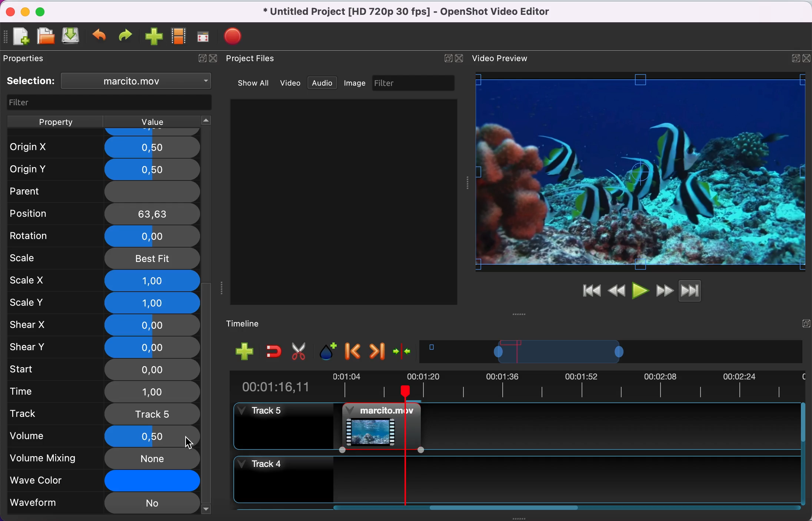 This screenshot has height=521, width=812. What do you see at coordinates (101, 145) in the screenshot?
I see `origin x` at bounding box center [101, 145].